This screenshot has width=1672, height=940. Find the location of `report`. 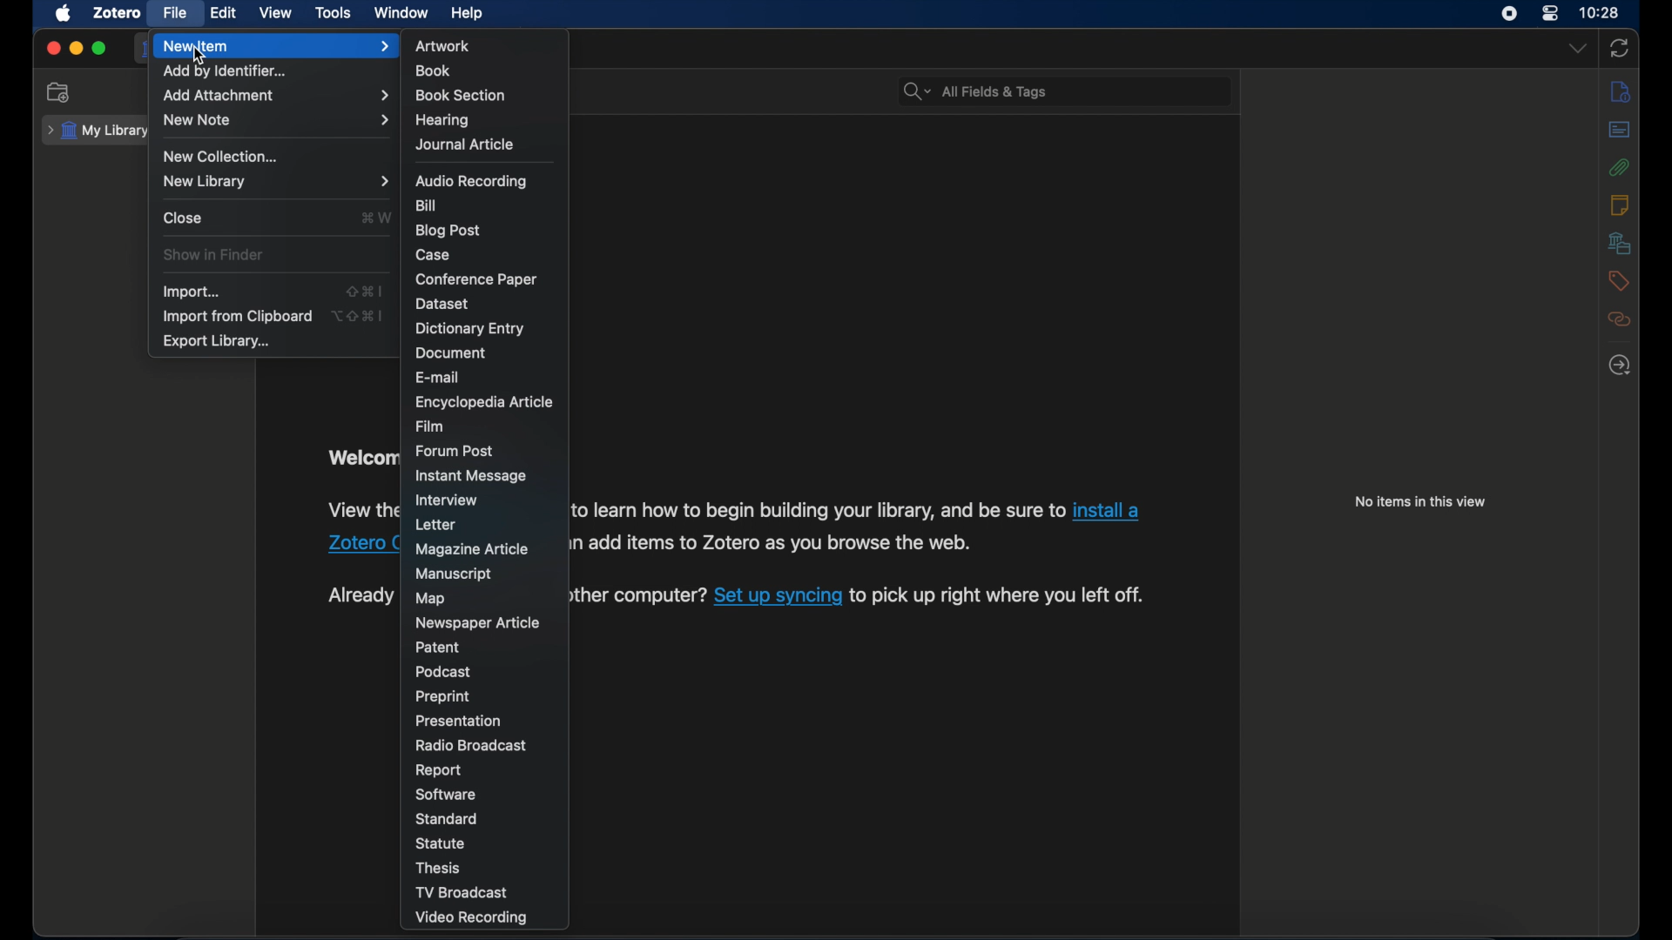

report is located at coordinates (438, 771).